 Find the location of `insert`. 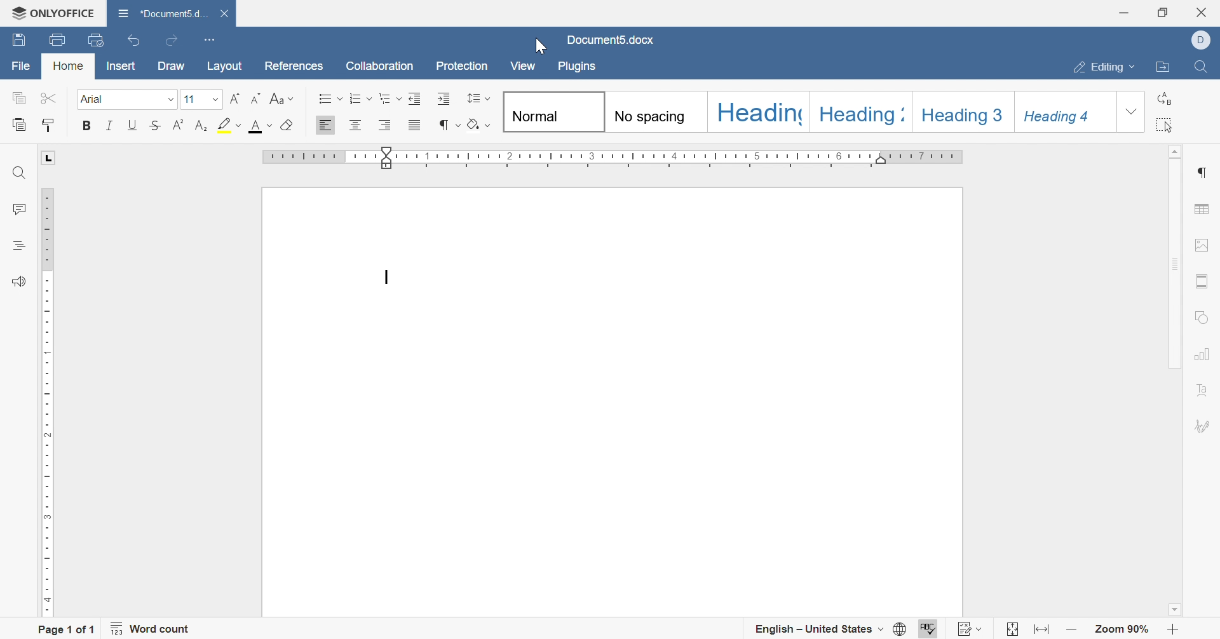

insert is located at coordinates (118, 68).